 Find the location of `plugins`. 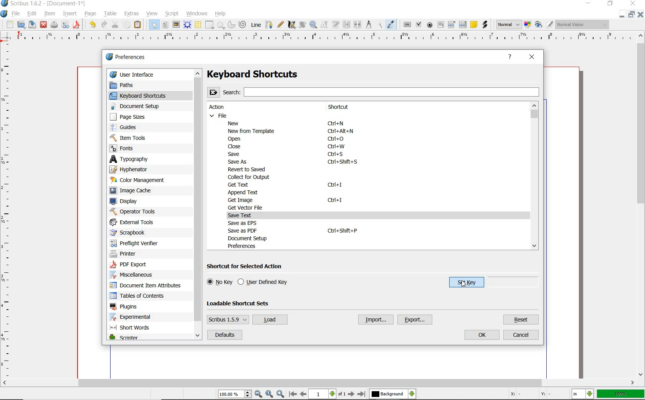

plugins is located at coordinates (125, 307).